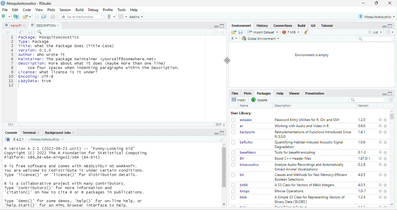 The height and width of the screenshot is (210, 397). I want to click on 12:1, so click(12, 124).